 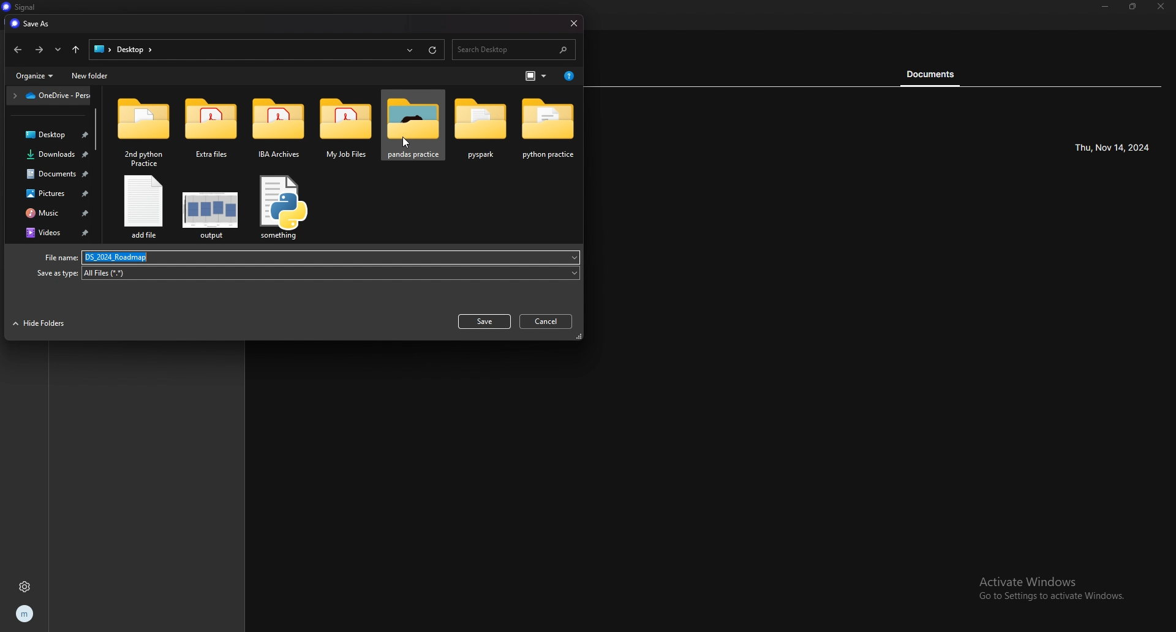 I want to click on file, so click(x=143, y=208).